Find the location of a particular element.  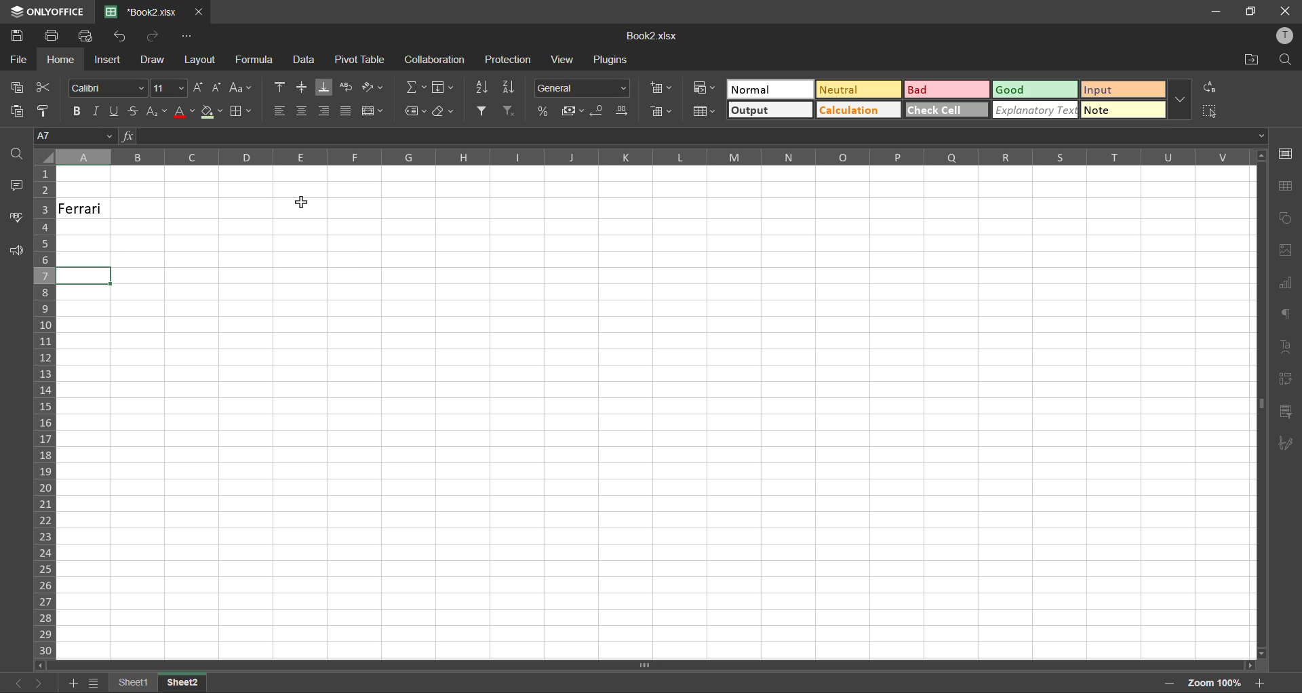

bold is located at coordinates (78, 108).